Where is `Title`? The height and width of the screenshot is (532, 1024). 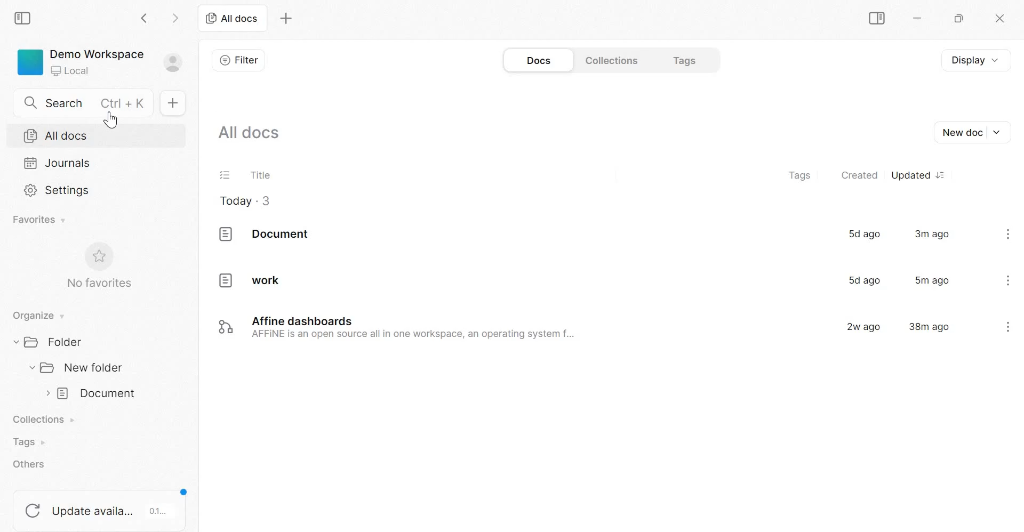 Title is located at coordinates (260, 174).